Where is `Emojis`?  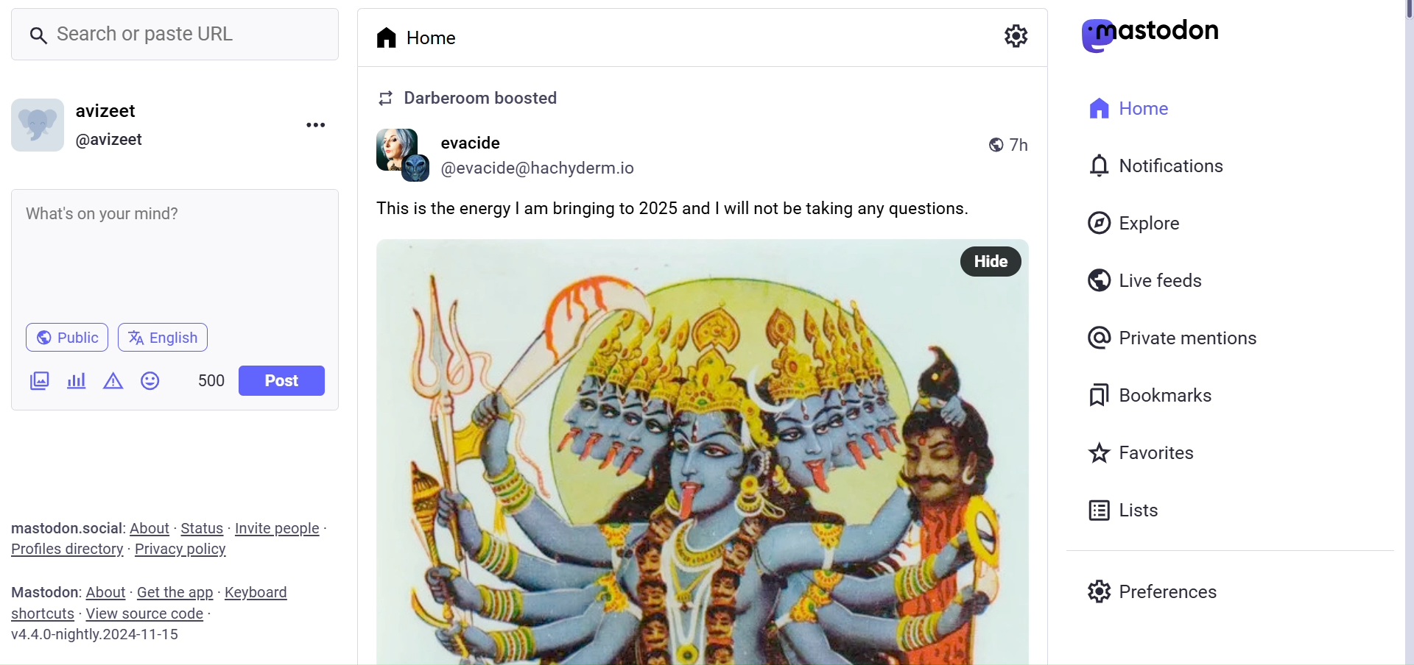 Emojis is located at coordinates (152, 379).